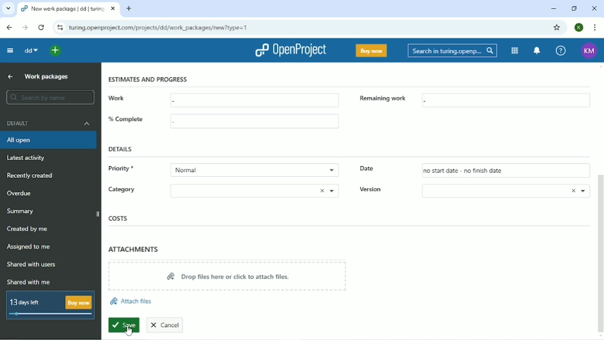 The height and width of the screenshot is (340, 604). What do you see at coordinates (132, 10) in the screenshot?
I see `new tab` at bounding box center [132, 10].